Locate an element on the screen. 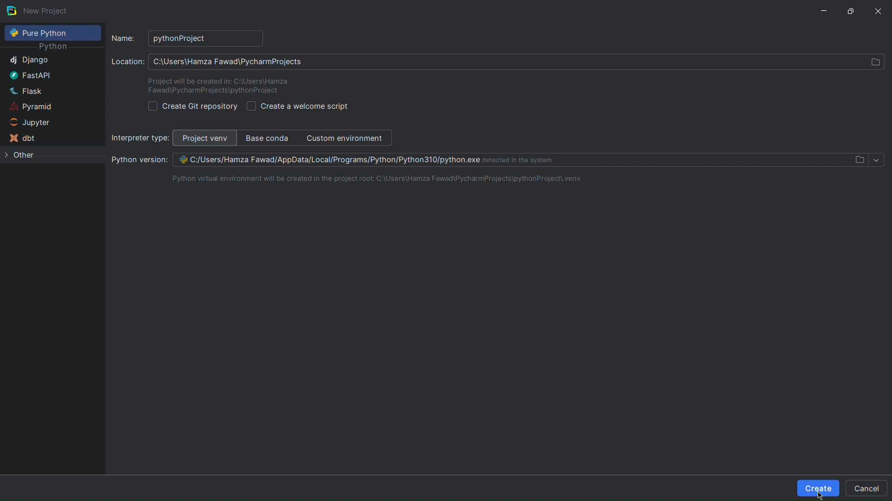 The image size is (892, 501). Python virtual environment will be created in the project root: C:\Users\Hamza Fawad\PycharmProjects\pythonProject\.venv is located at coordinates (372, 178).